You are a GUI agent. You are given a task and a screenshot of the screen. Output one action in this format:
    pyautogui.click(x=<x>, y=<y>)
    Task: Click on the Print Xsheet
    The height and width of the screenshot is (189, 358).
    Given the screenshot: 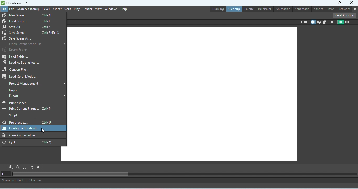 What is the action you would take?
    pyautogui.click(x=18, y=102)
    